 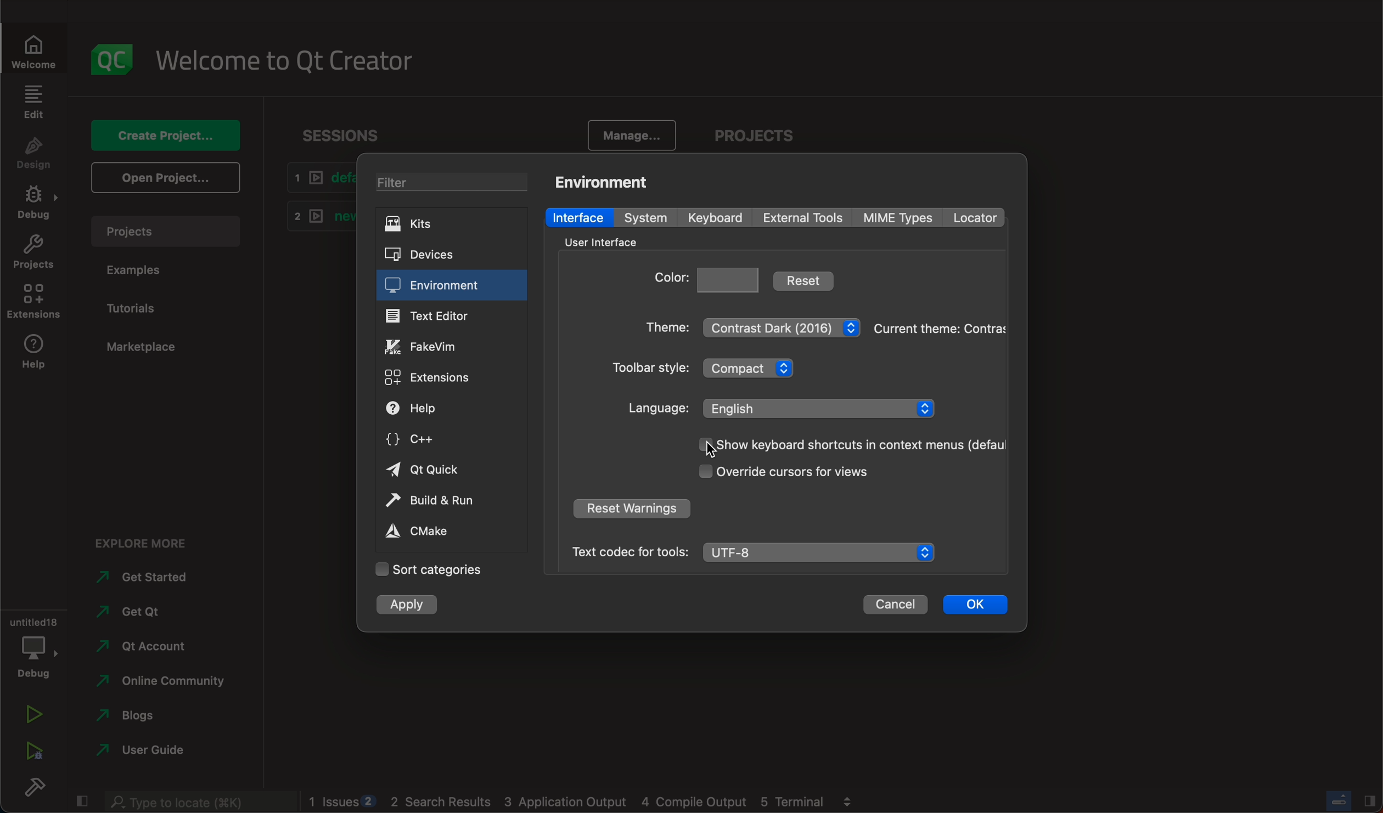 I want to click on logo, so click(x=108, y=57).